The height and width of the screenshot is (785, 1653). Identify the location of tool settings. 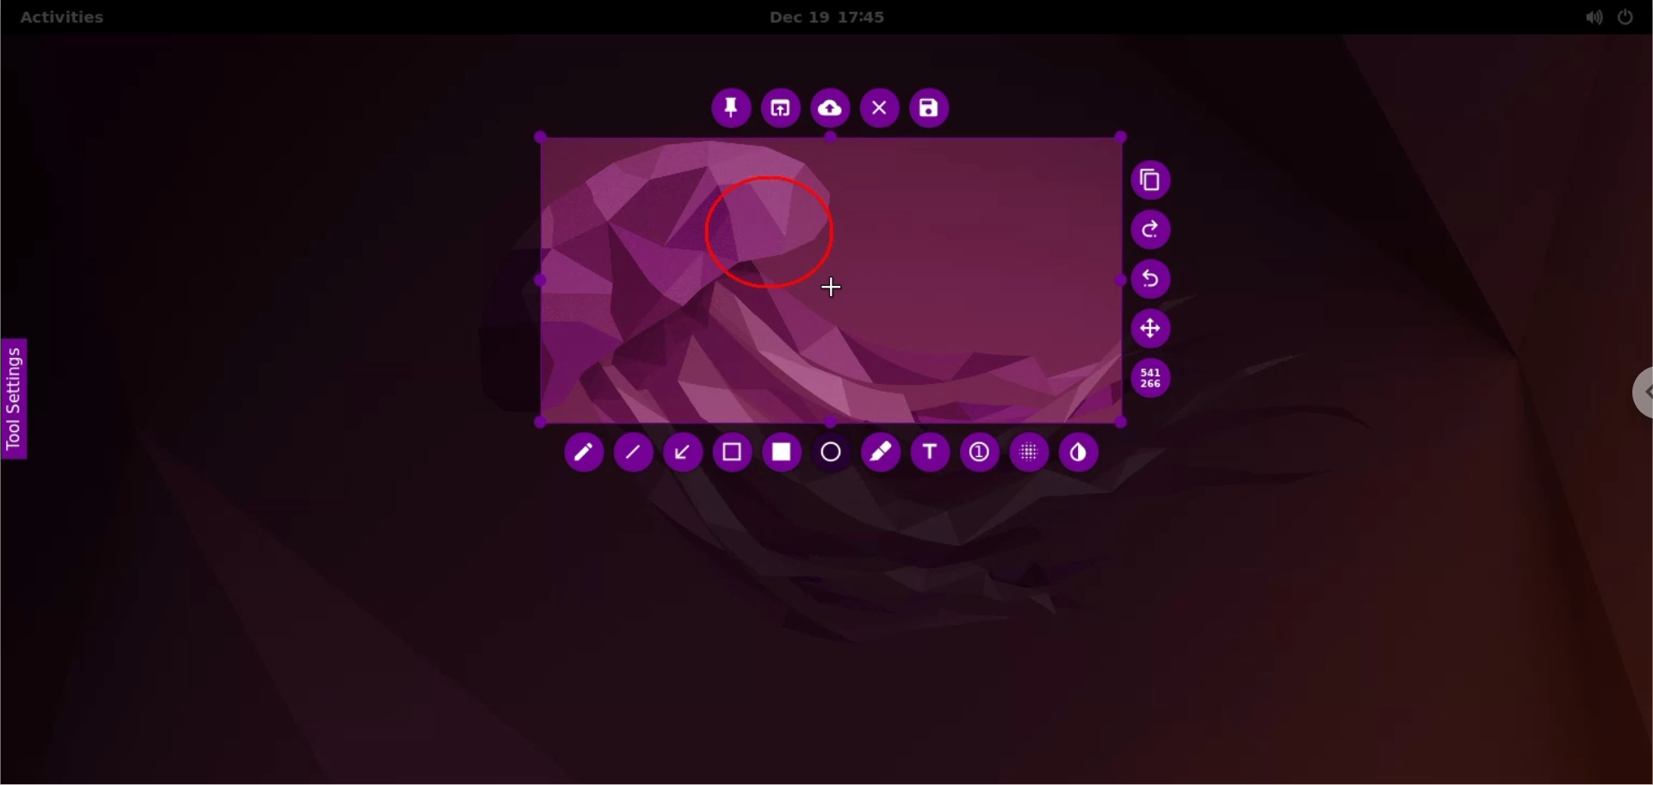
(24, 406).